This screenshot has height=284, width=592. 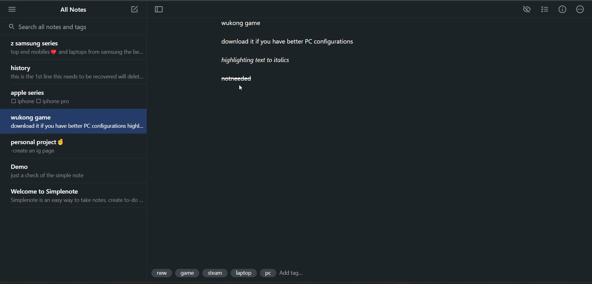 I want to click on preview, so click(x=527, y=10).